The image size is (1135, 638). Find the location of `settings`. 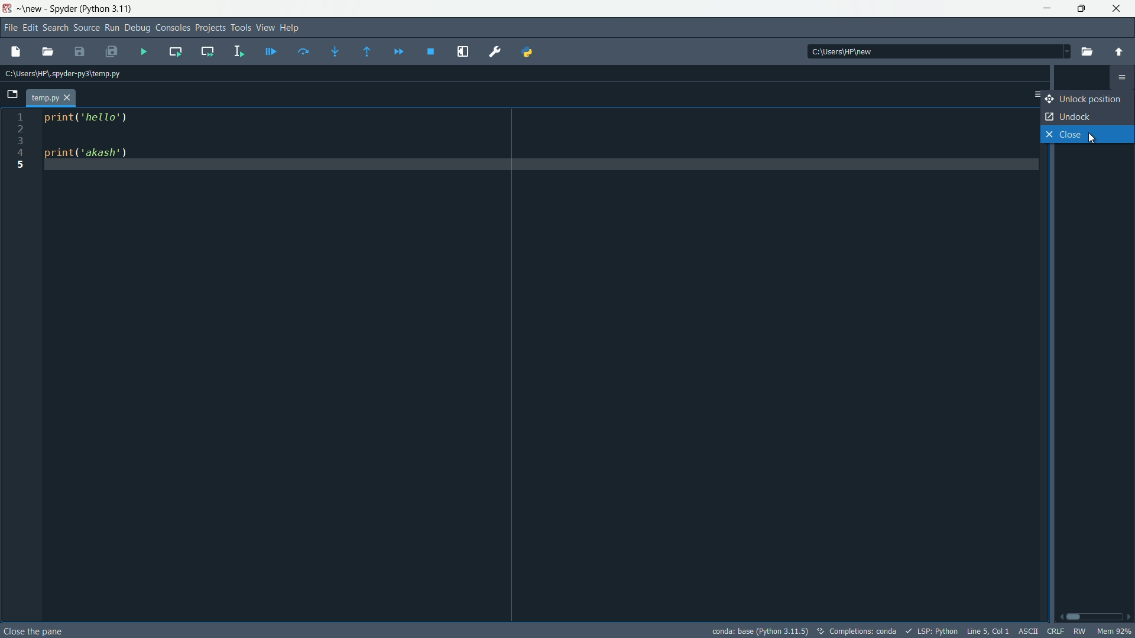

settings is located at coordinates (1122, 78).